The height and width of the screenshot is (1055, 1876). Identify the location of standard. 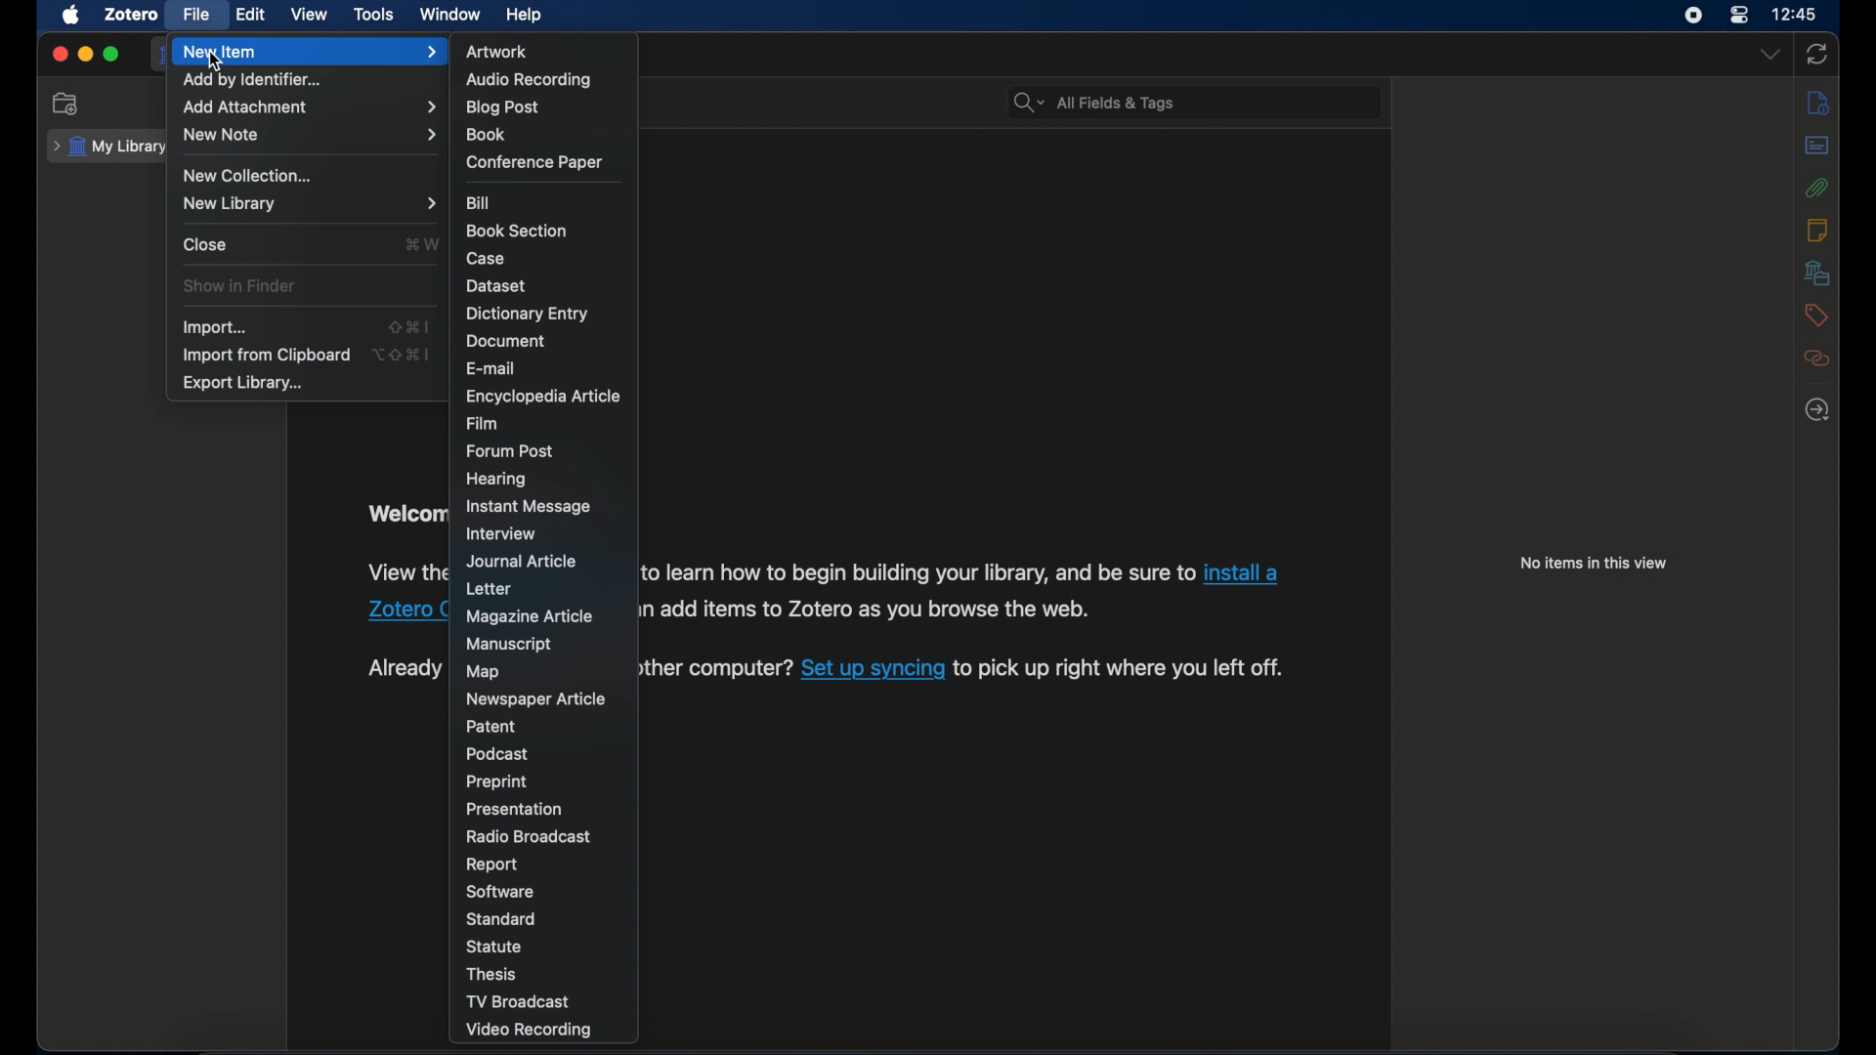
(502, 919).